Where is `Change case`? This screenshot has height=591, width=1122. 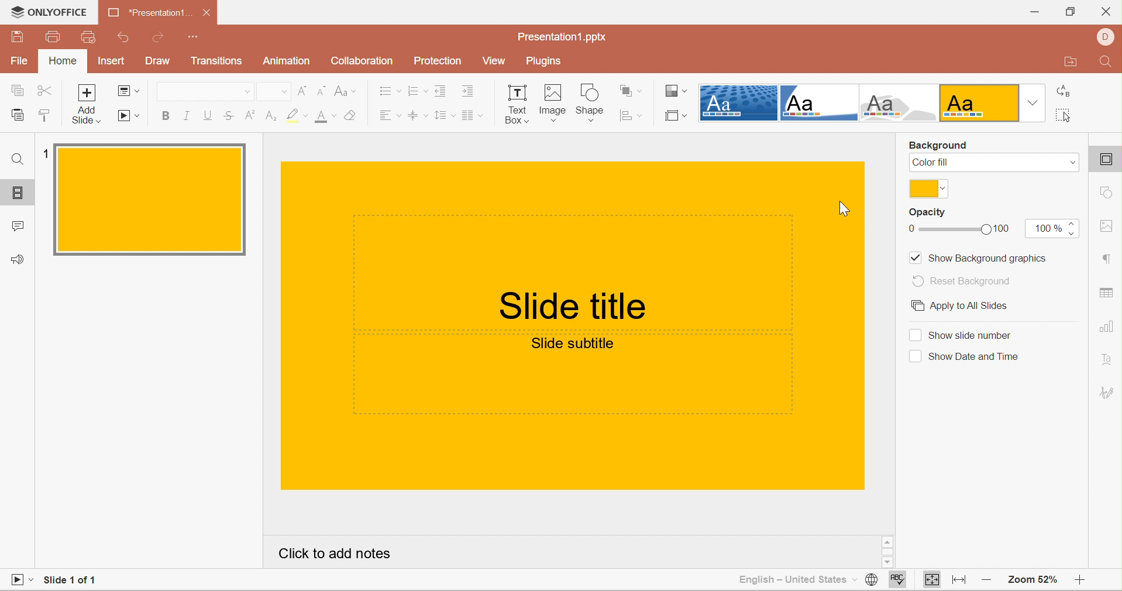
Change case is located at coordinates (343, 90).